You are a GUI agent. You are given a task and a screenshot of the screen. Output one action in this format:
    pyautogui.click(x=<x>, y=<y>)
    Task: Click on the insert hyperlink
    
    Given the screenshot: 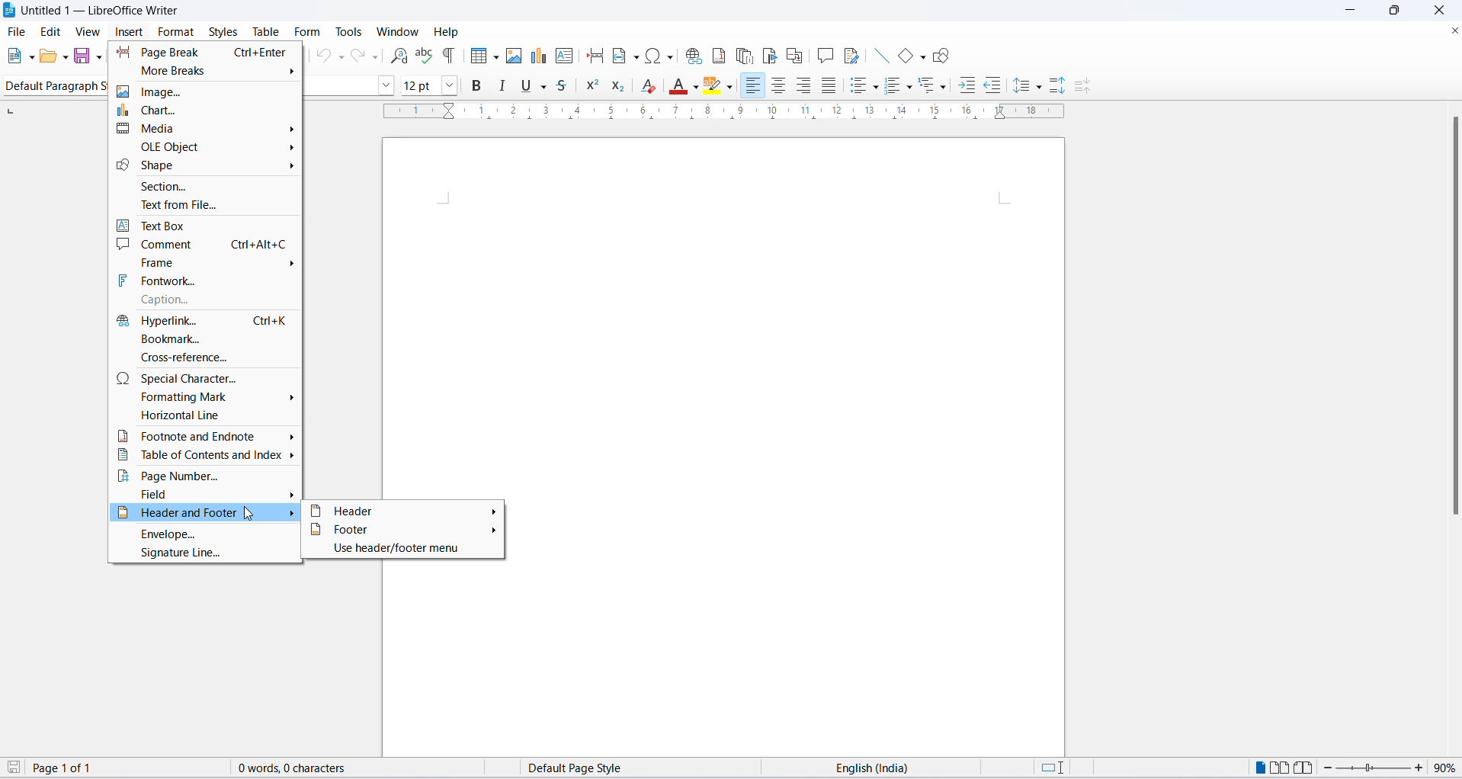 What is the action you would take?
    pyautogui.click(x=692, y=57)
    